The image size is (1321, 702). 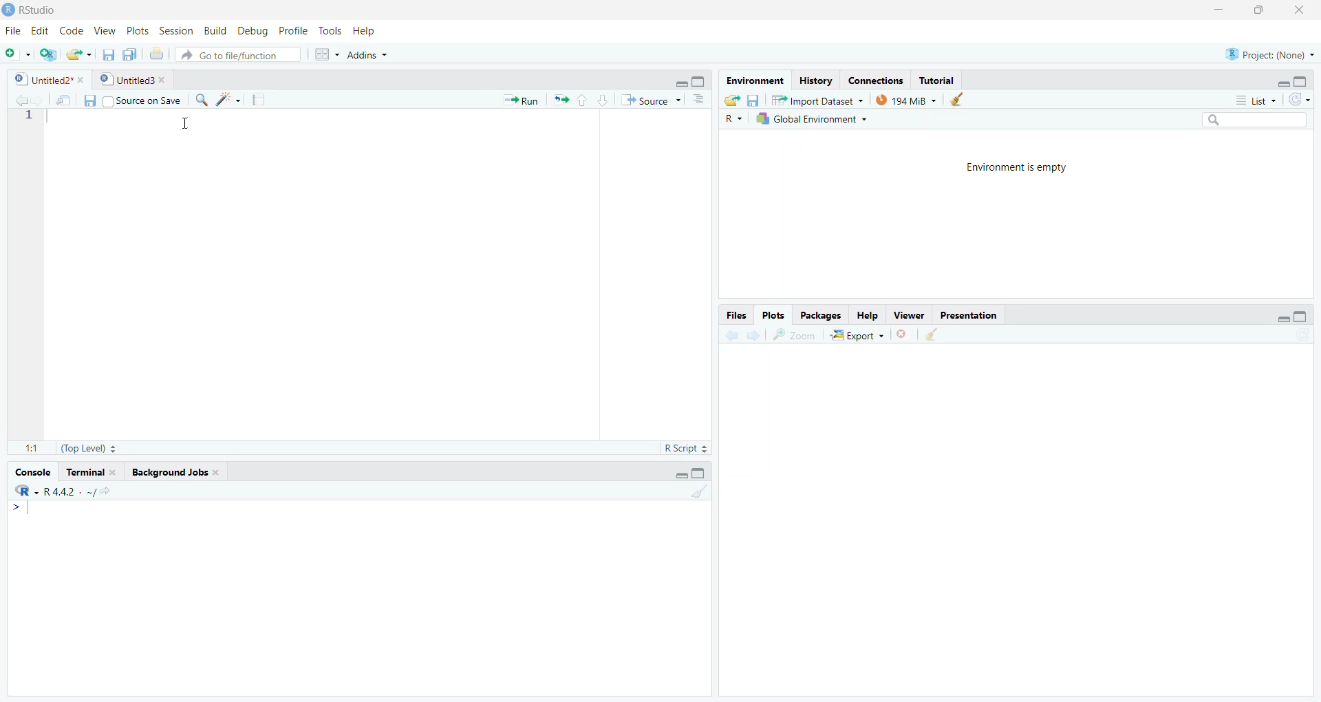 What do you see at coordinates (684, 447) in the screenshot?
I see `R Script ` at bounding box center [684, 447].